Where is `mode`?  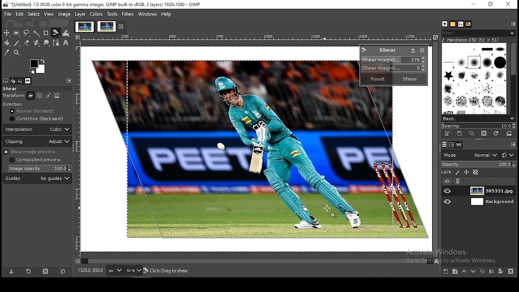
mode is located at coordinates (470, 155).